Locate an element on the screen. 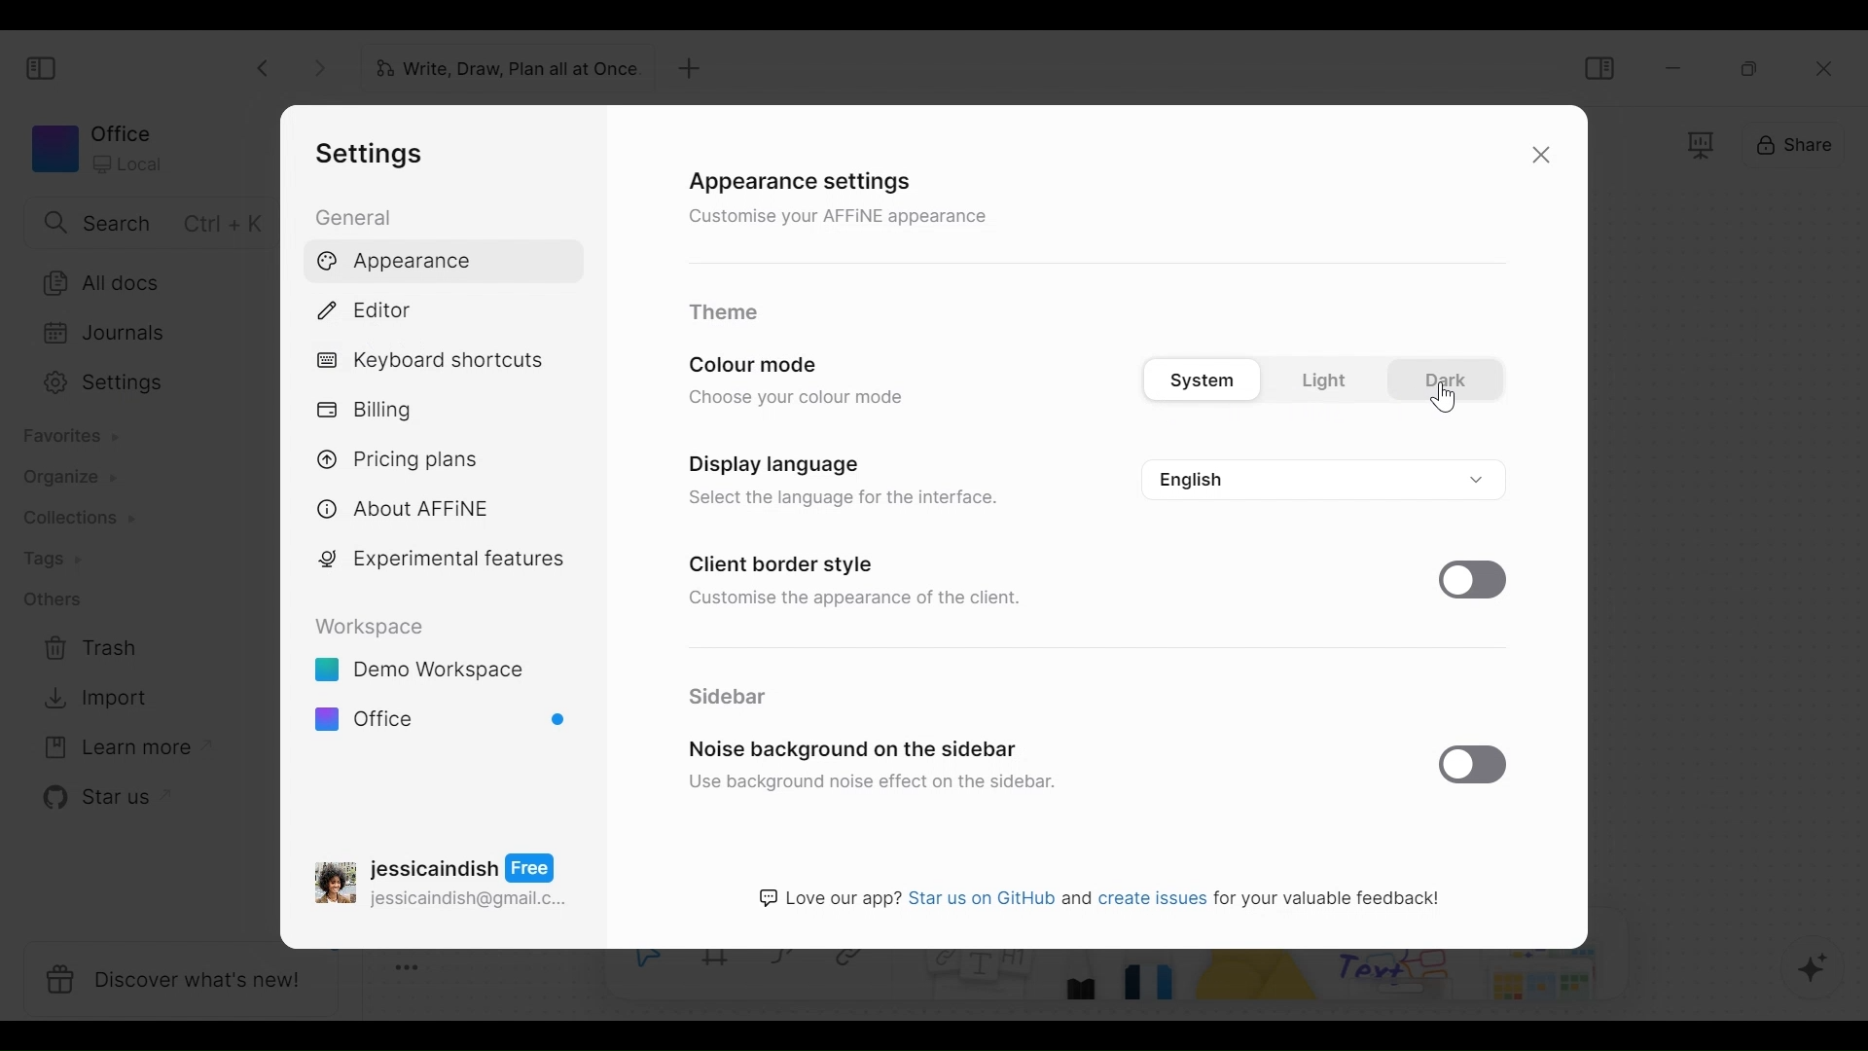  Journal is located at coordinates (98, 334).